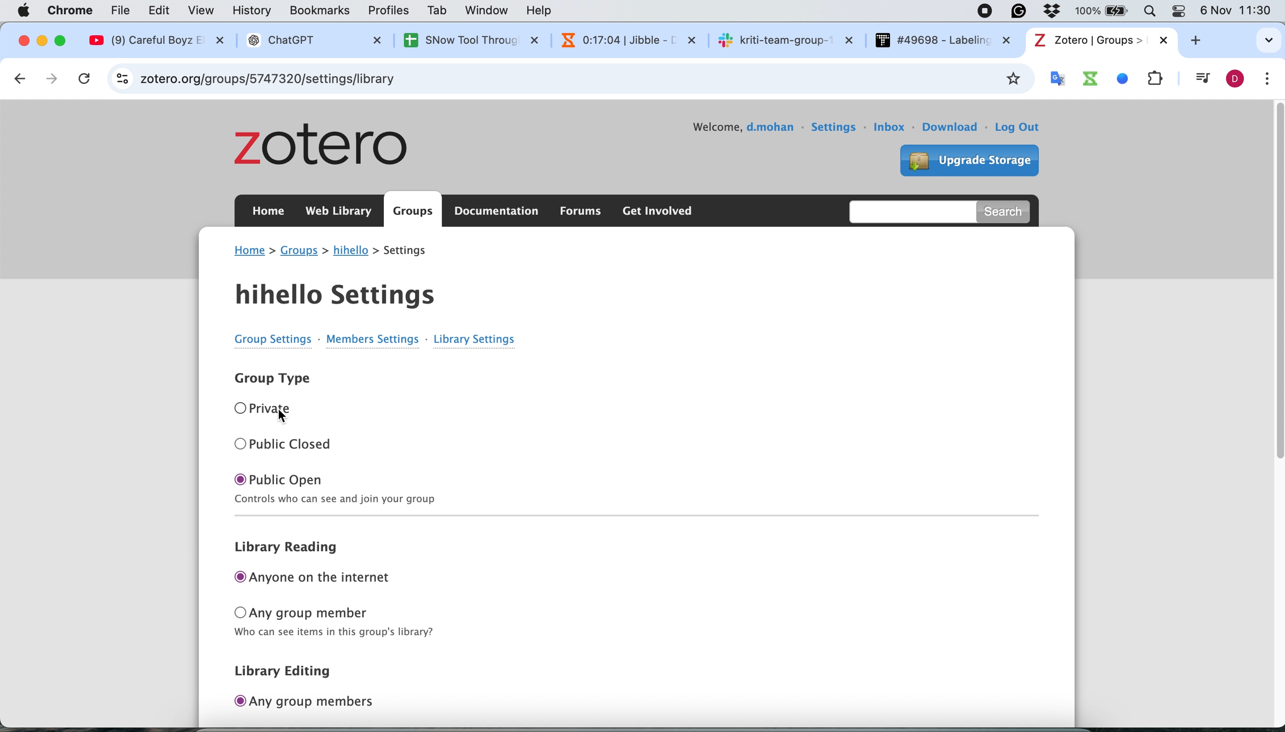 The width and height of the screenshot is (1285, 732). Describe the element at coordinates (489, 11) in the screenshot. I see `window` at that location.